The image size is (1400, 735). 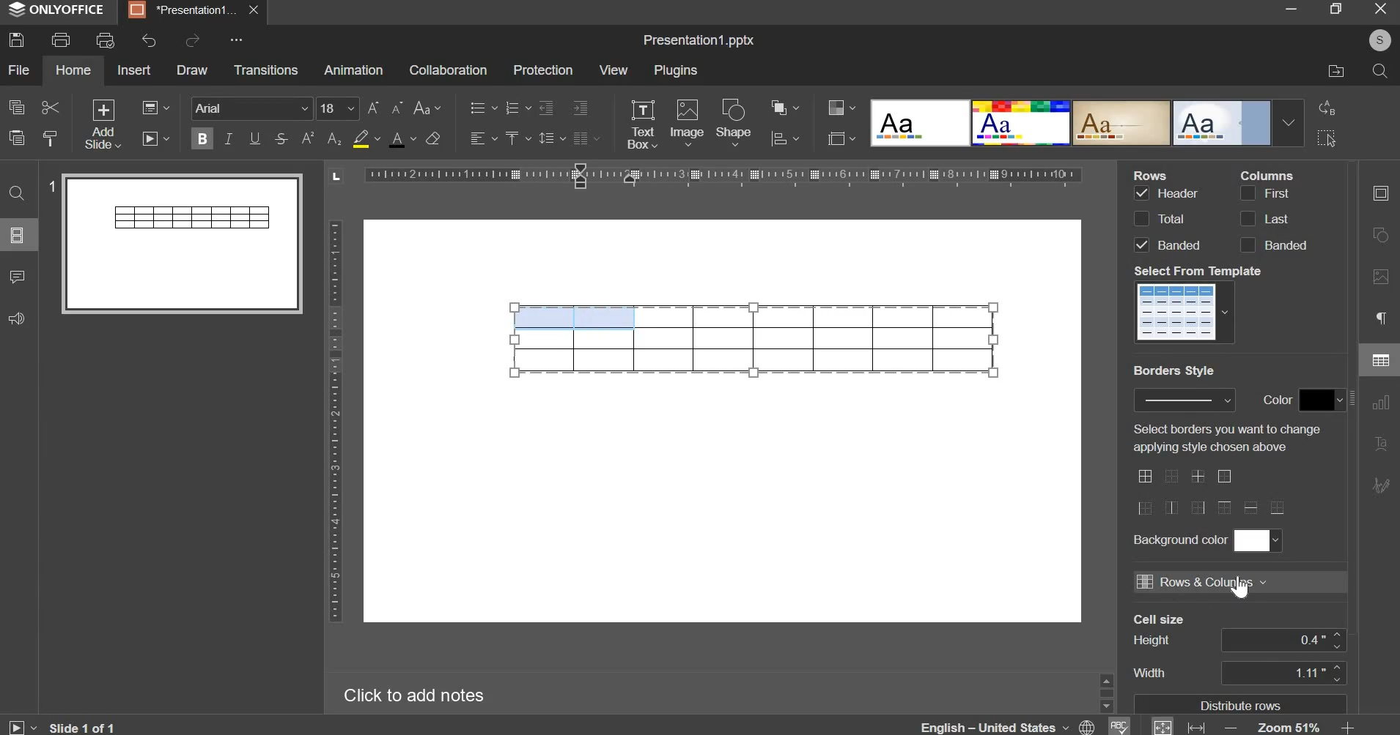 What do you see at coordinates (550, 138) in the screenshot?
I see `line spacing` at bounding box center [550, 138].